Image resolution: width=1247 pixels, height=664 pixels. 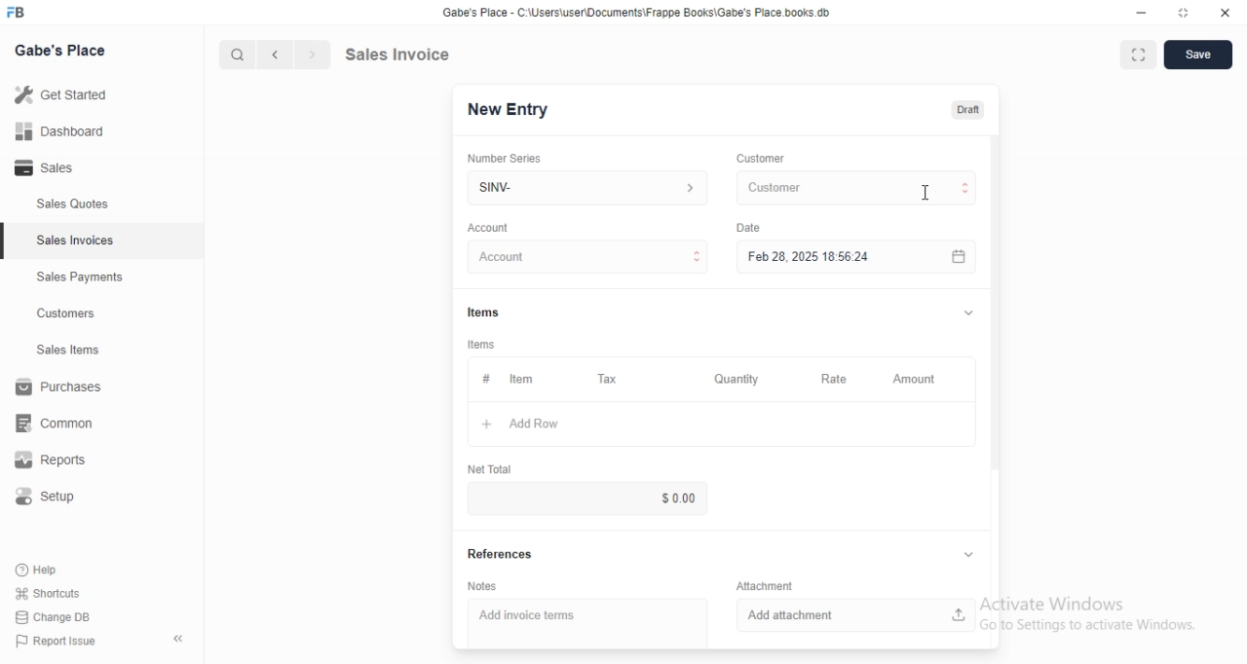 What do you see at coordinates (586, 186) in the screenshot?
I see `SINV-` at bounding box center [586, 186].